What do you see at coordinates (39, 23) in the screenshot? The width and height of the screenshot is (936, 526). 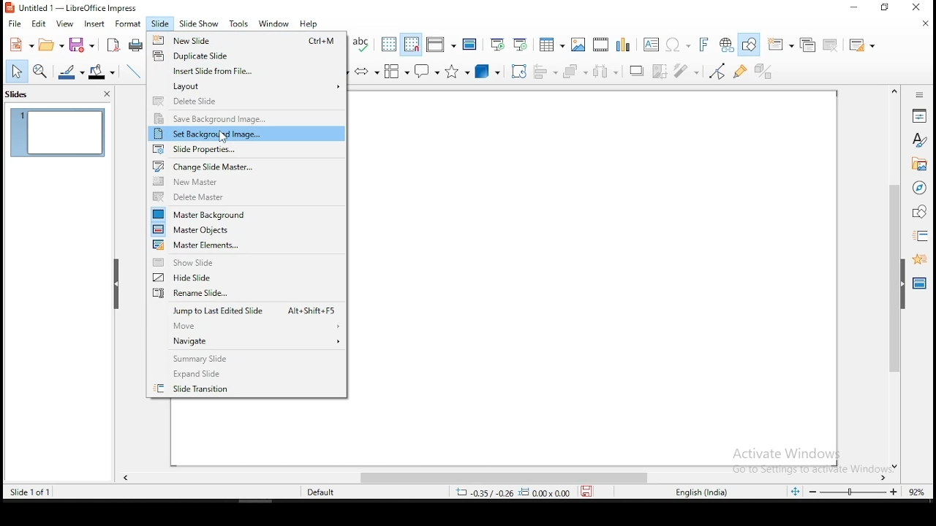 I see `edit` at bounding box center [39, 23].